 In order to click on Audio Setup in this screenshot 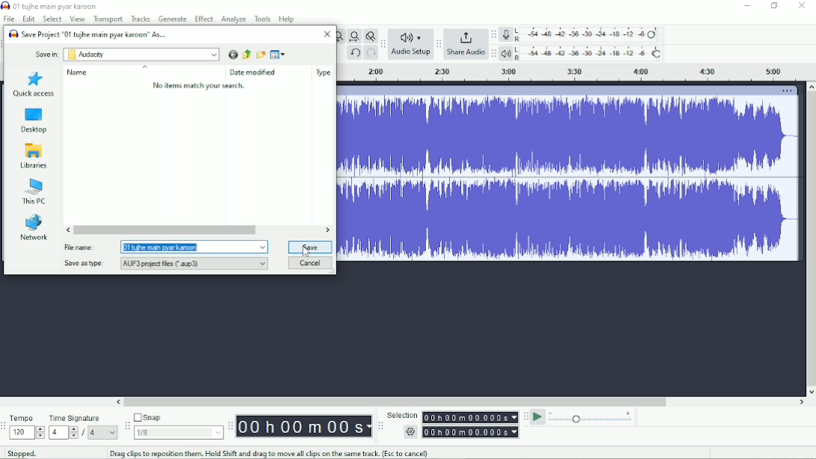, I will do `click(411, 43)`.